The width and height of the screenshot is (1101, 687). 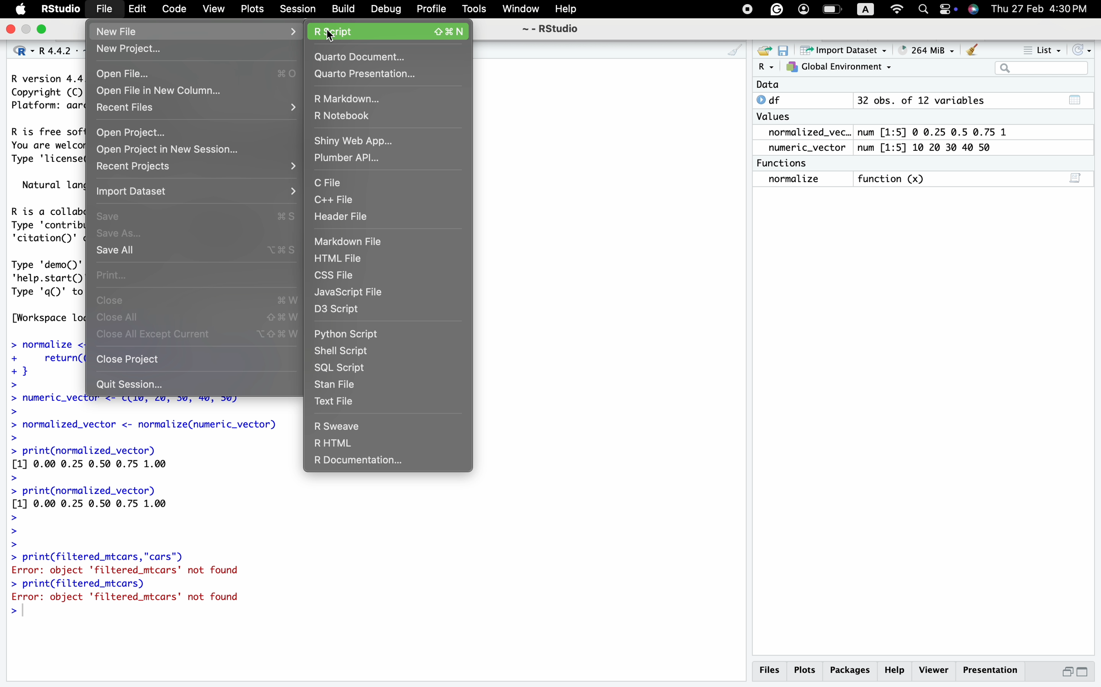 What do you see at coordinates (198, 299) in the screenshot?
I see `close` at bounding box center [198, 299].